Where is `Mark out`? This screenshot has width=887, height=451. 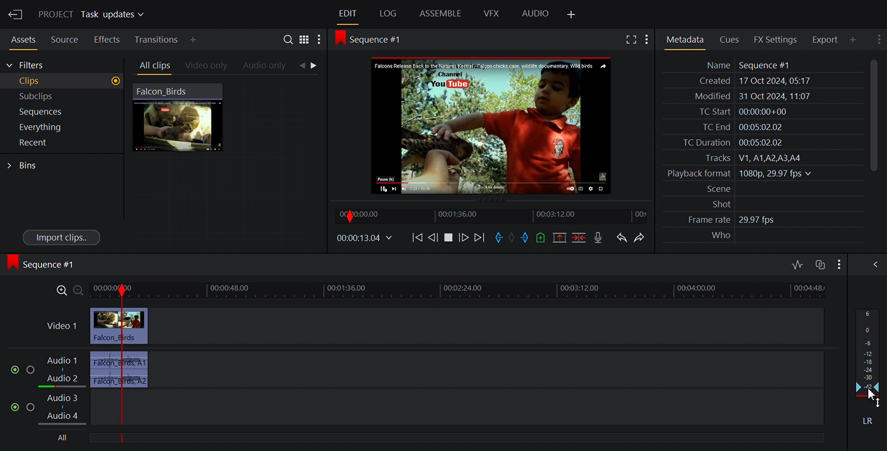
Mark out is located at coordinates (525, 238).